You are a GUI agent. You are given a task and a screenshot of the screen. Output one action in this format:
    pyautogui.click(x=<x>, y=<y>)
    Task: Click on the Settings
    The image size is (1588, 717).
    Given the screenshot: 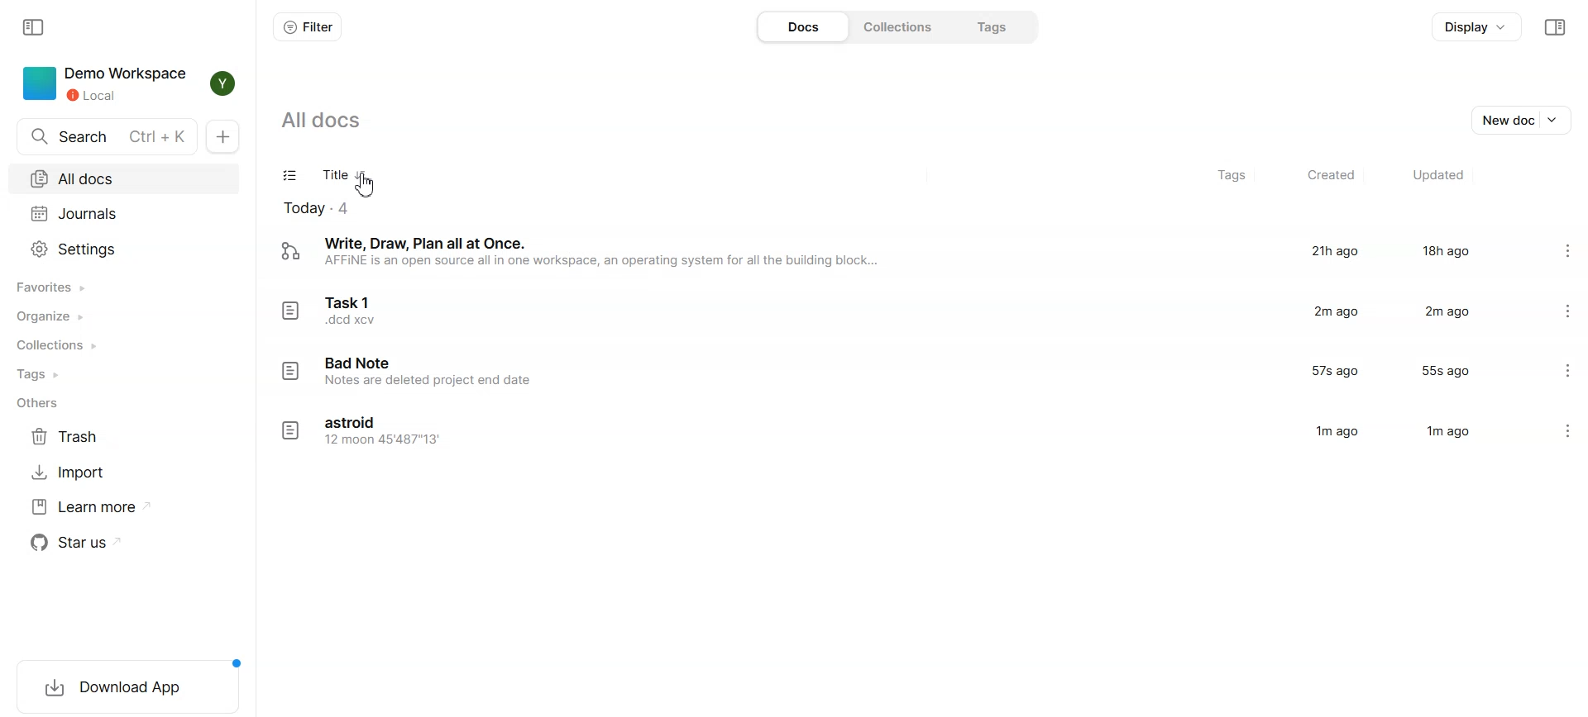 What is the action you would take?
    pyautogui.click(x=124, y=249)
    